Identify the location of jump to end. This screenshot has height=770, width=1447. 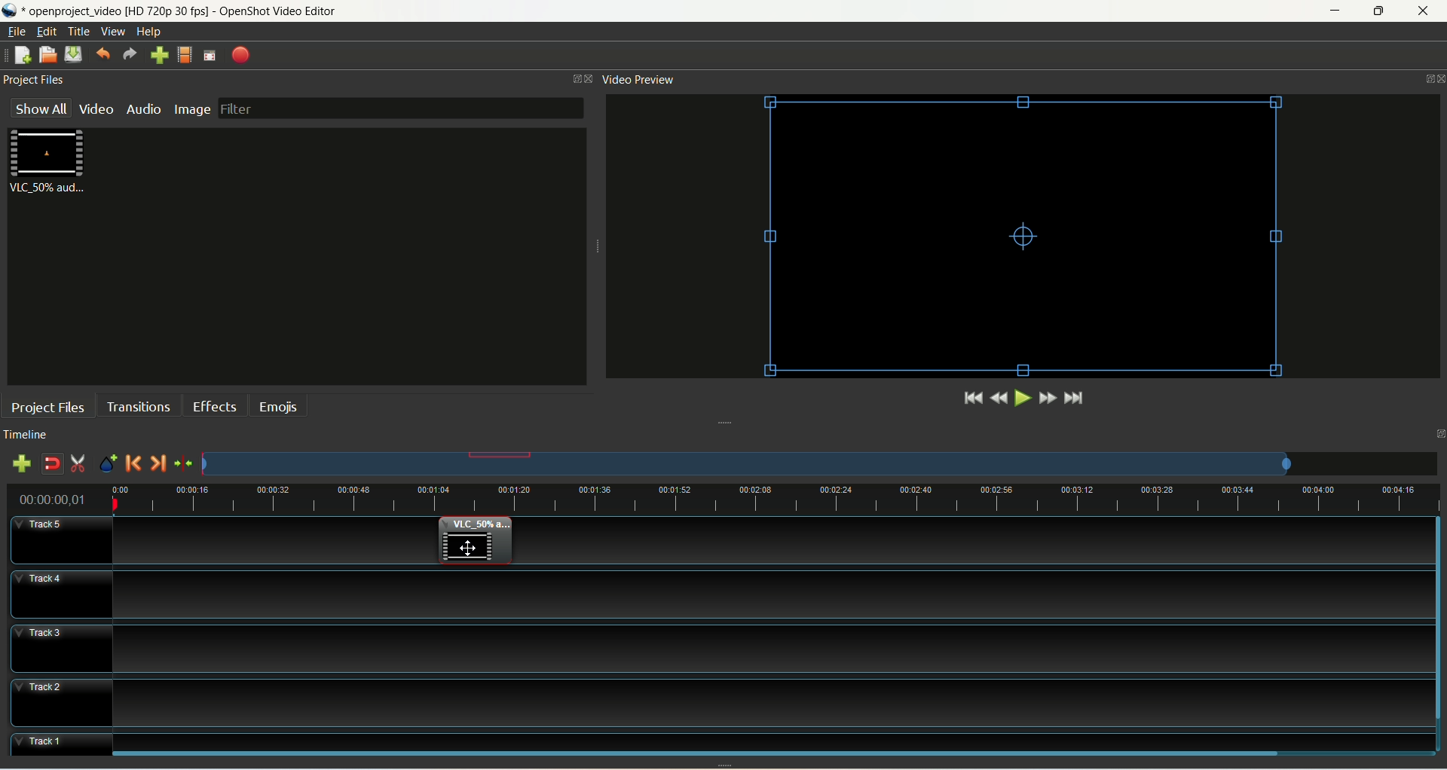
(1075, 399).